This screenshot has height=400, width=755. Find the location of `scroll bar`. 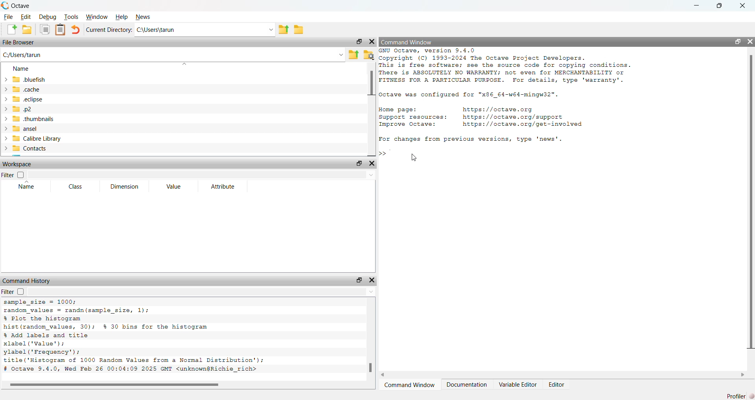

scroll bar is located at coordinates (371, 83).